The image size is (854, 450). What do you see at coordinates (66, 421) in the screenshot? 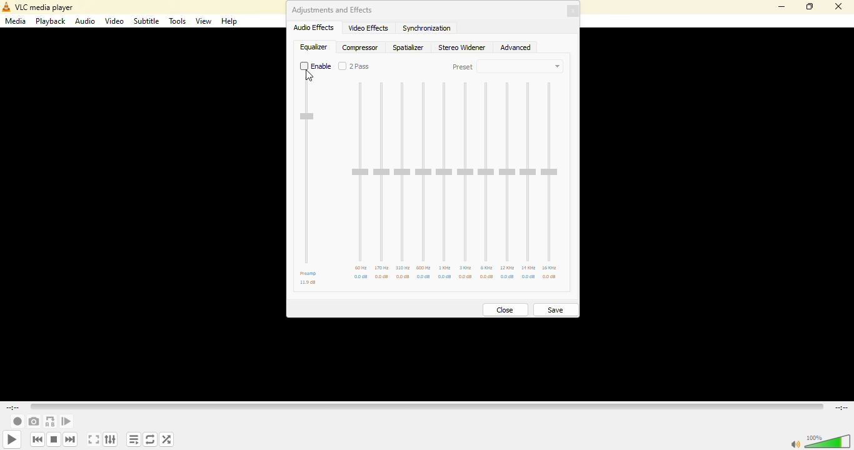
I see `frame by frame` at bounding box center [66, 421].